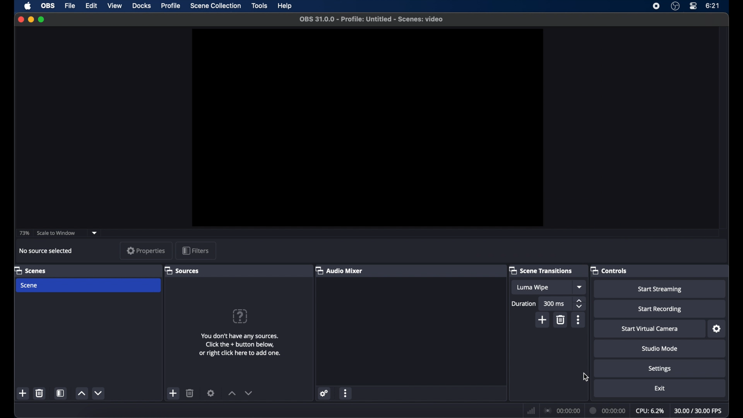 This screenshot has width=743, height=418. What do you see at coordinates (660, 348) in the screenshot?
I see `studio mode` at bounding box center [660, 348].